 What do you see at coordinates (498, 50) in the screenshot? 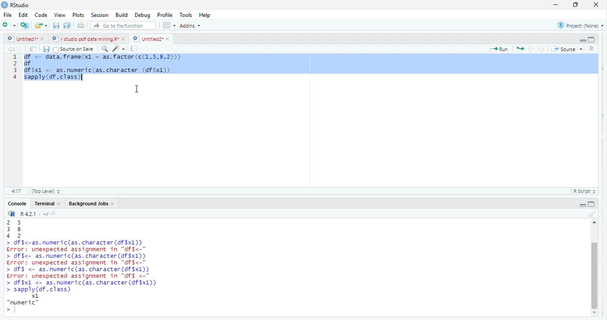
I see `Run` at bounding box center [498, 50].